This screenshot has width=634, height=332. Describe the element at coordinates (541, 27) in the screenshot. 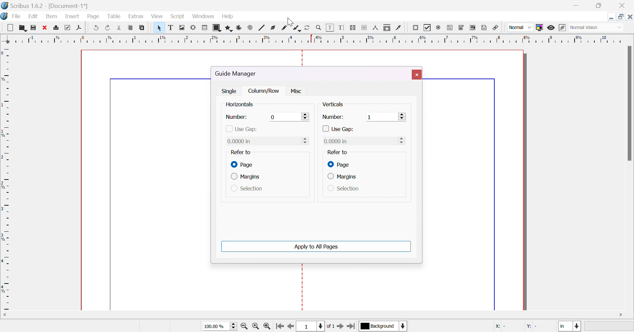

I see `toggle color management system` at that location.